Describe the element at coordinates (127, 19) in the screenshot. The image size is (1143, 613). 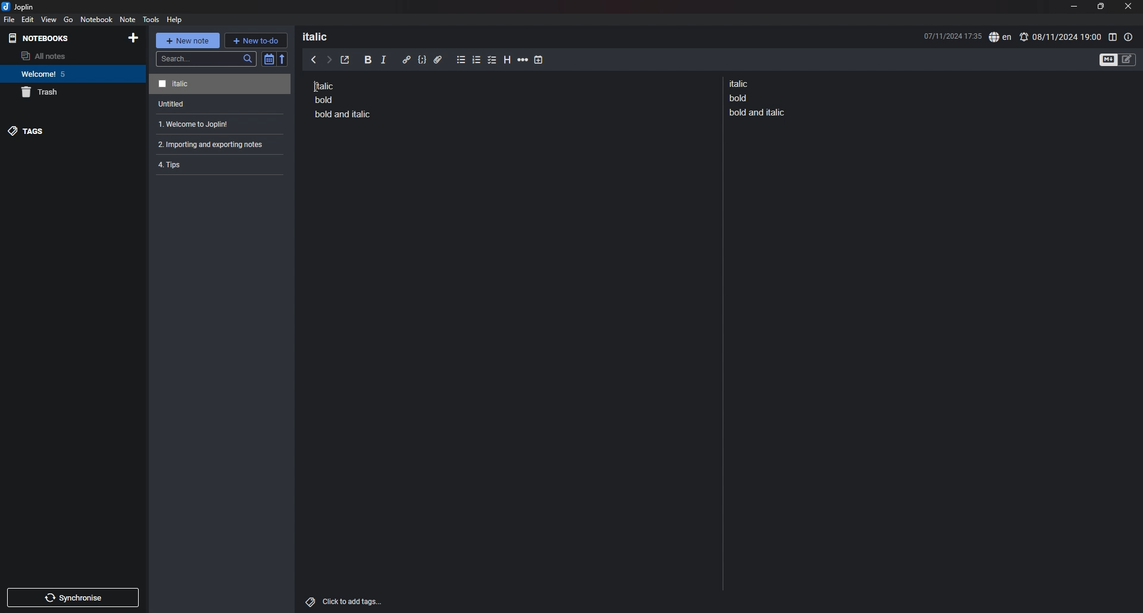
I see `note` at that location.